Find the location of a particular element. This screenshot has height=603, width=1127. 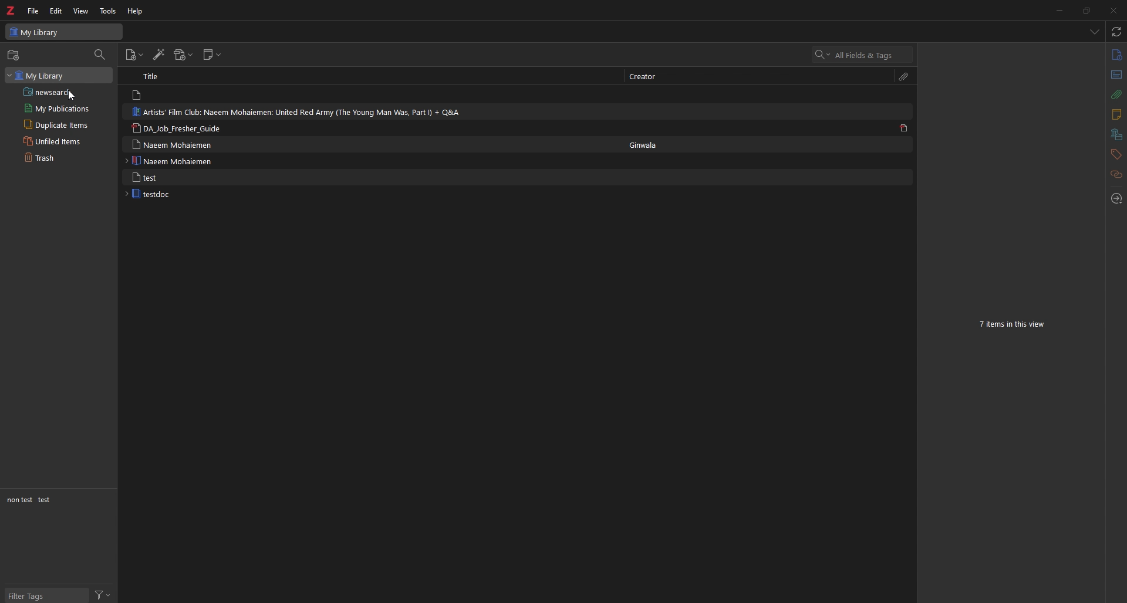

test is located at coordinates (44, 501).